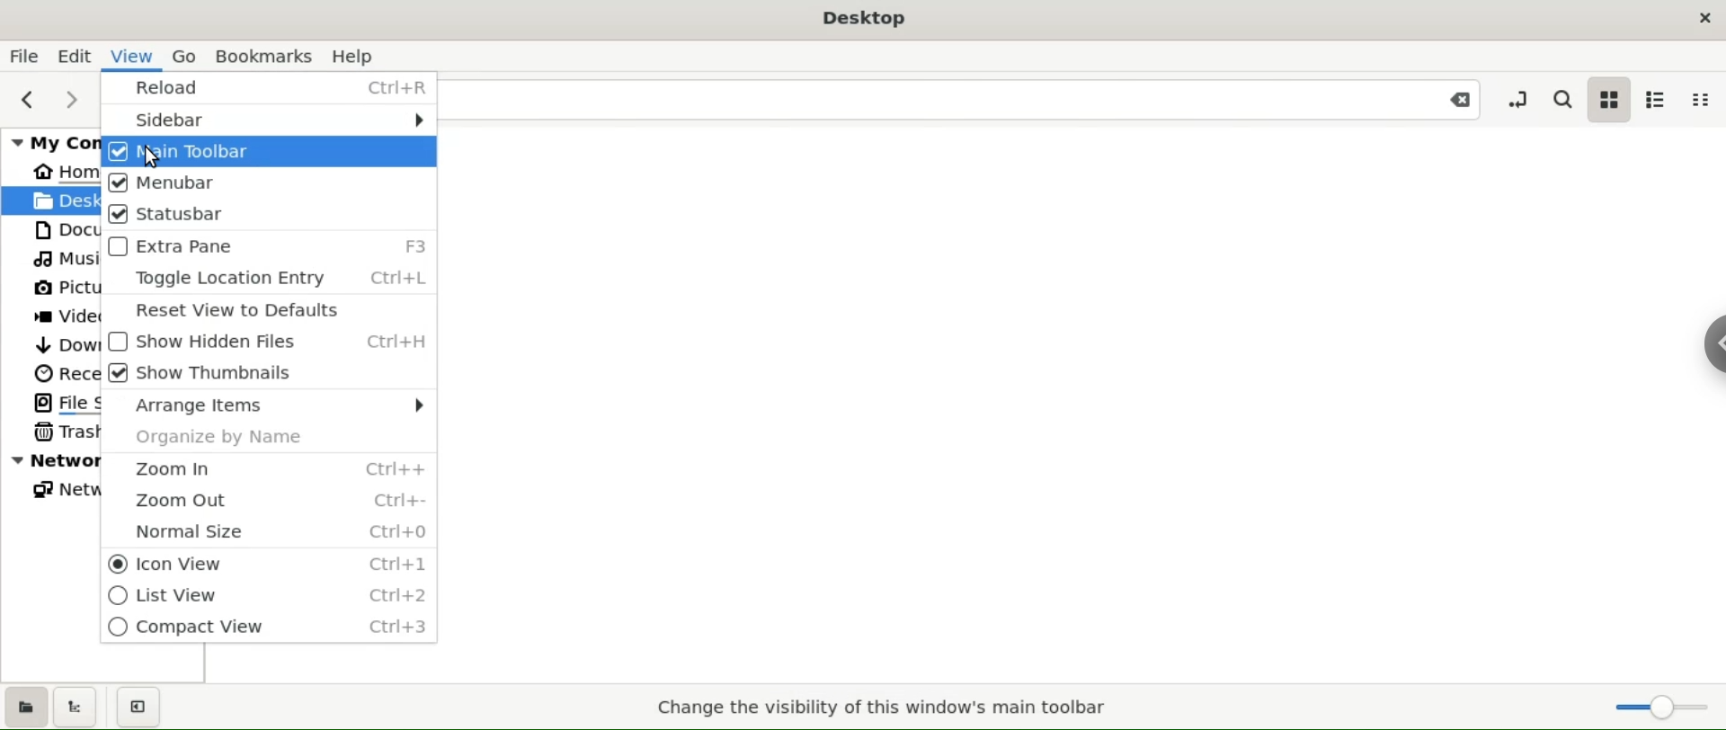 This screenshot has height=730, width=1726. What do you see at coordinates (1559, 98) in the screenshot?
I see `search` at bounding box center [1559, 98].